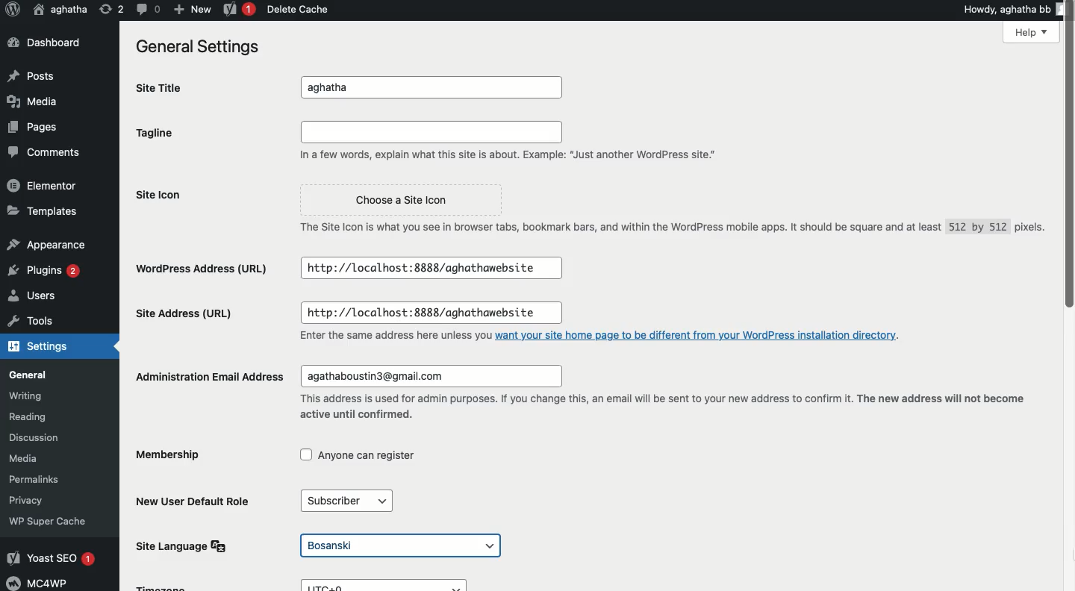 Image resolution: width=1075 pixels, height=591 pixels. I want to click on Post, so click(35, 74).